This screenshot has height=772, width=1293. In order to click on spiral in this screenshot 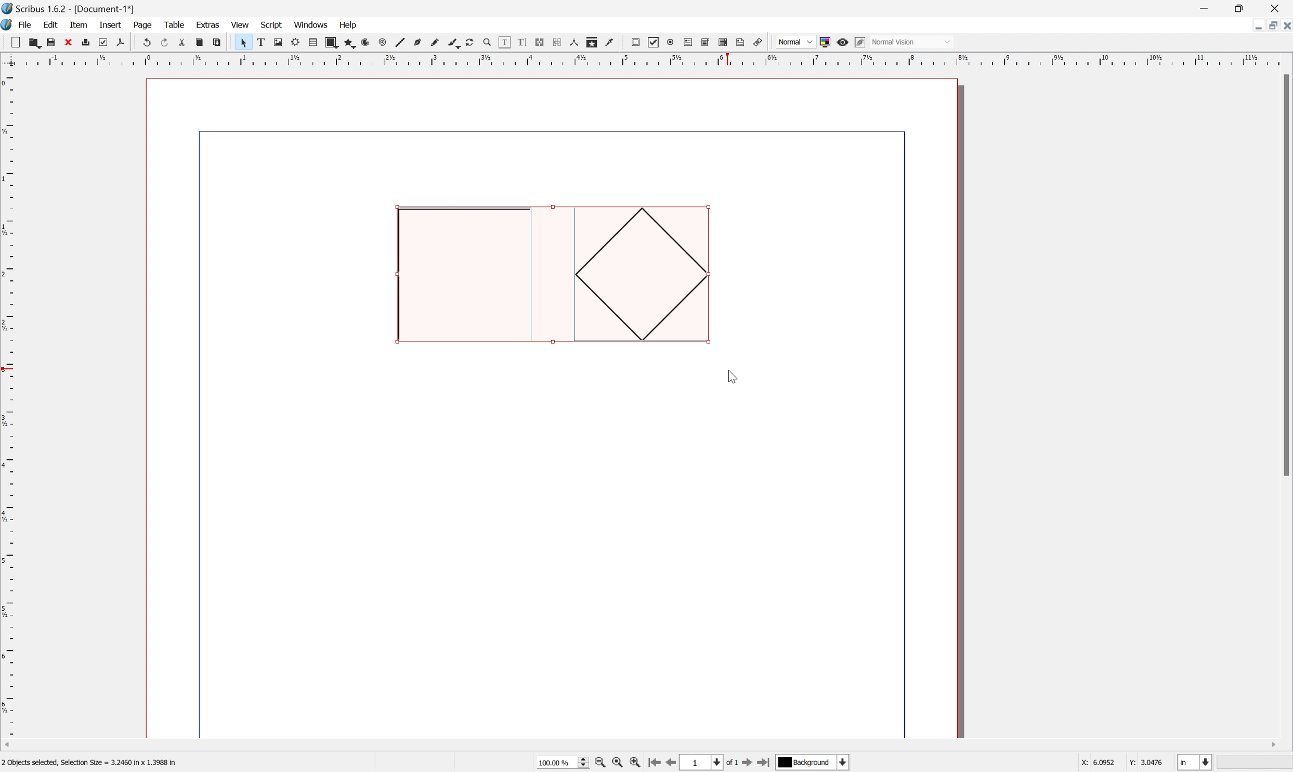, I will do `click(381, 43)`.